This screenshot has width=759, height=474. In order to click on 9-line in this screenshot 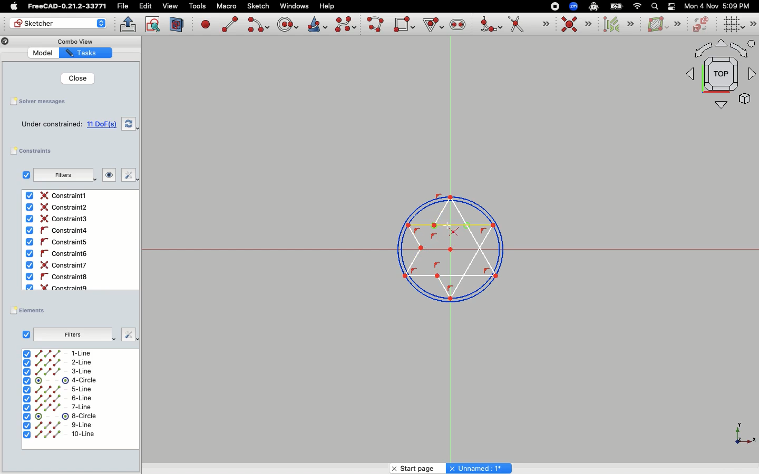, I will do `click(60, 426)`.